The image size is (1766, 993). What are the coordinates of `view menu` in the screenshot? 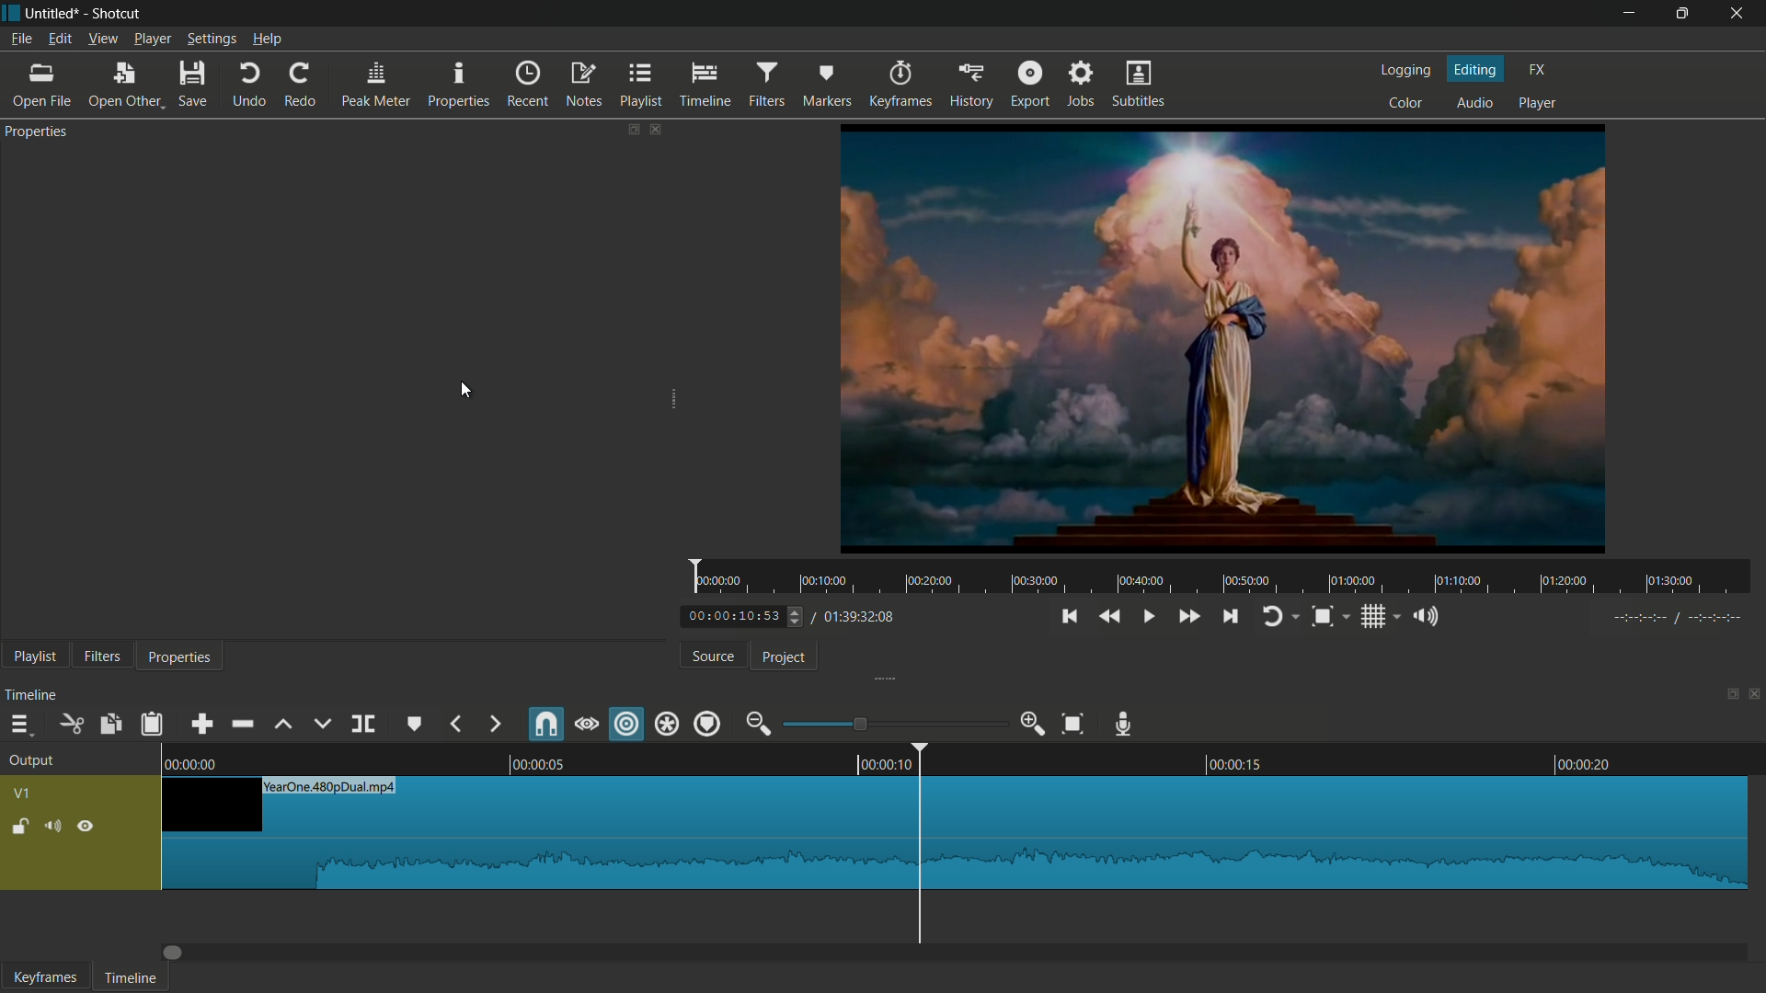 It's located at (103, 40).